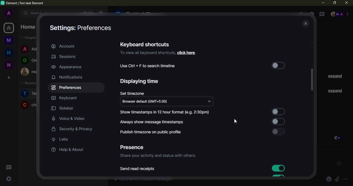 Image resolution: width=353 pixels, height=186 pixels. What do you see at coordinates (9, 52) in the screenshot?
I see `home` at bounding box center [9, 52].